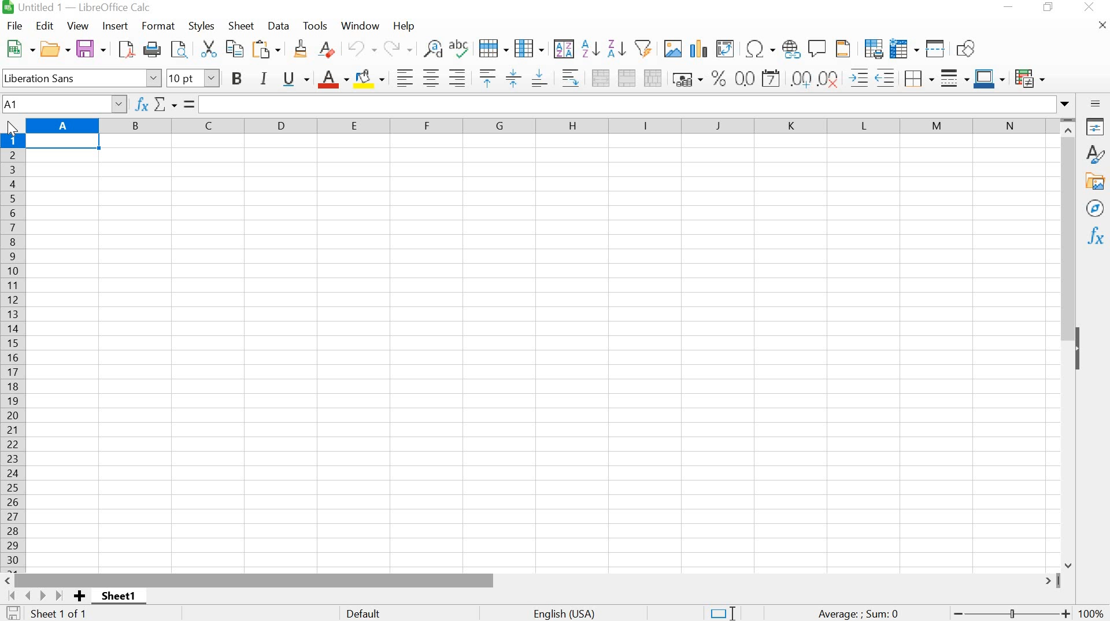 The width and height of the screenshot is (1110, 621). Describe the element at coordinates (368, 613) in the screenshot. I see `DEFAULT` at that location.